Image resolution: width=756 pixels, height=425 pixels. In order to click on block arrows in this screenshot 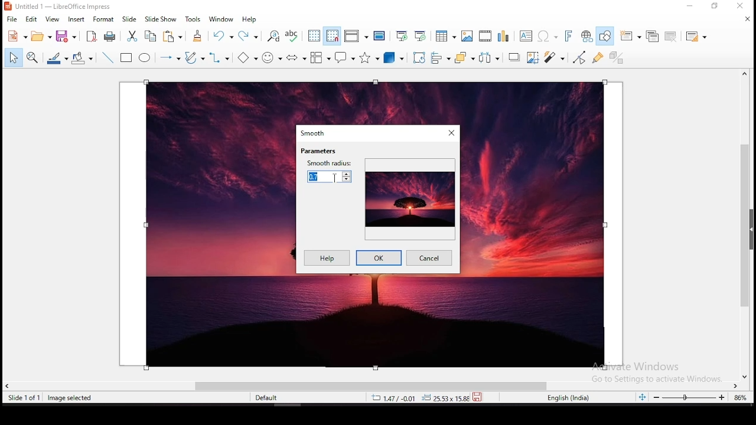, I will do `click(296, 57)`.